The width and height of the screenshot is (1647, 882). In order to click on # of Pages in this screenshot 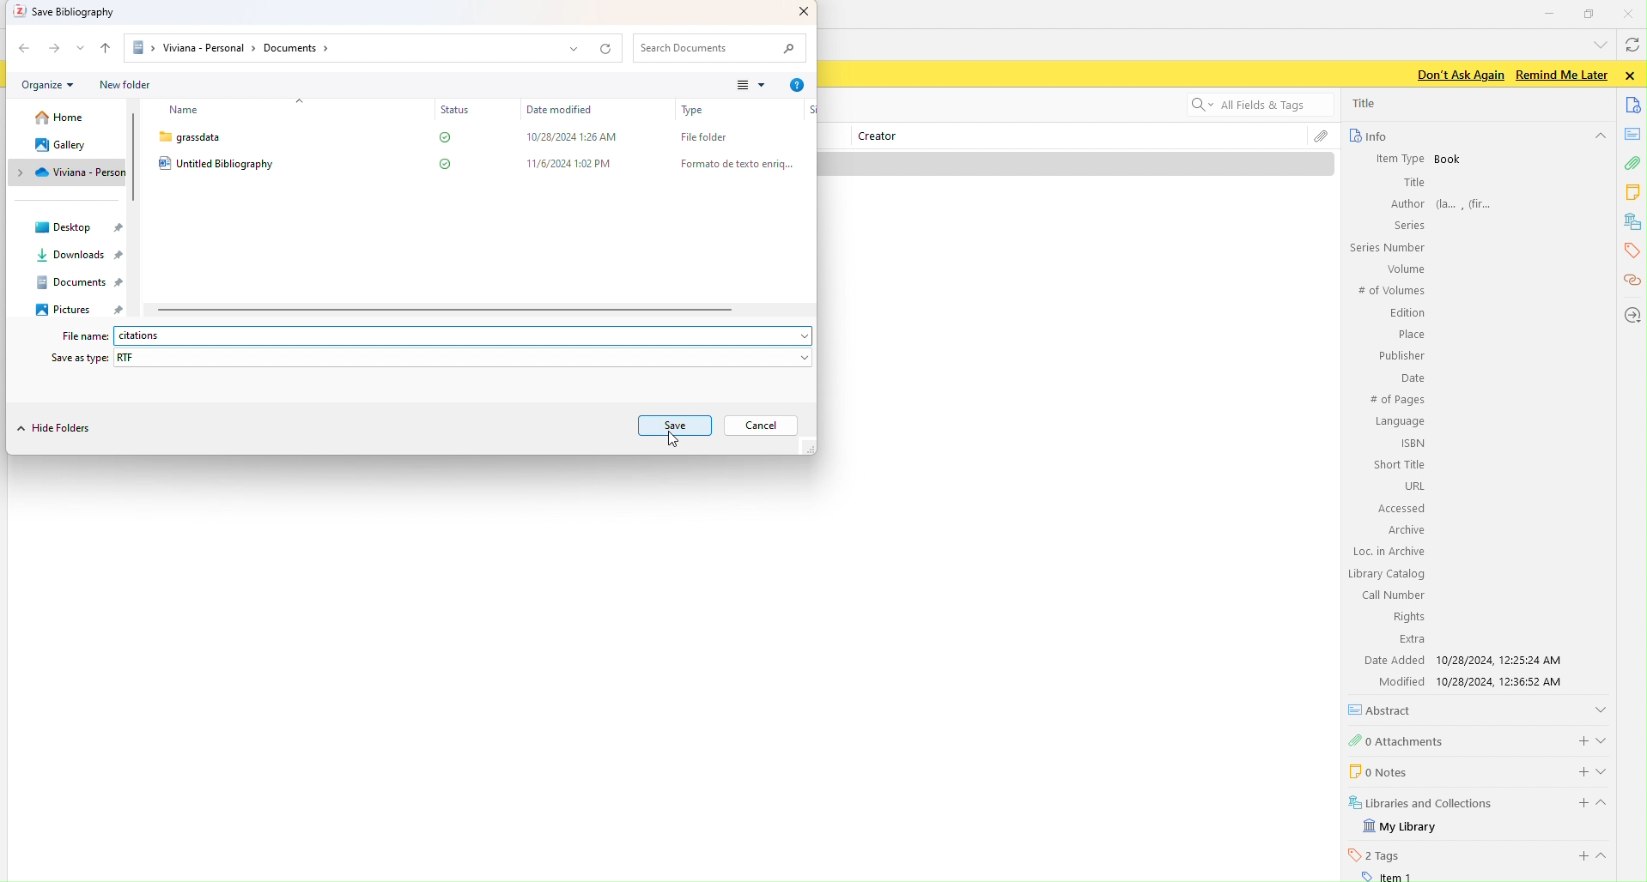, I will do `click(1396, 401)`.